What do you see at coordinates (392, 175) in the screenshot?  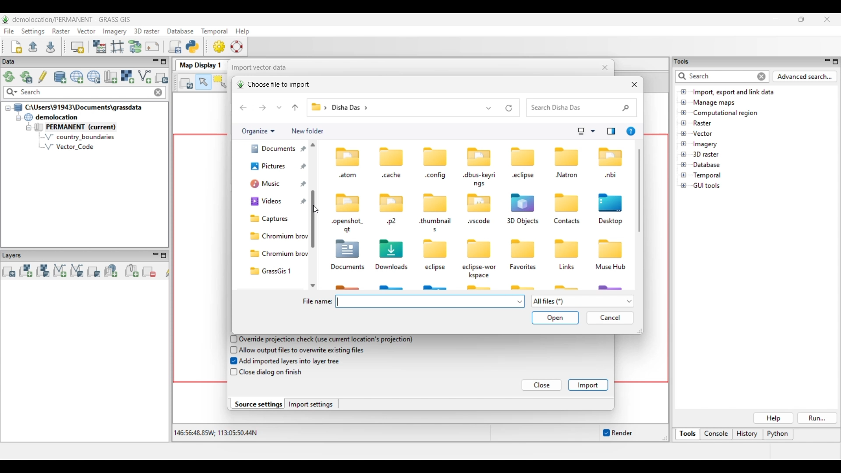 I see `cache` at bounding box center [392, 175].